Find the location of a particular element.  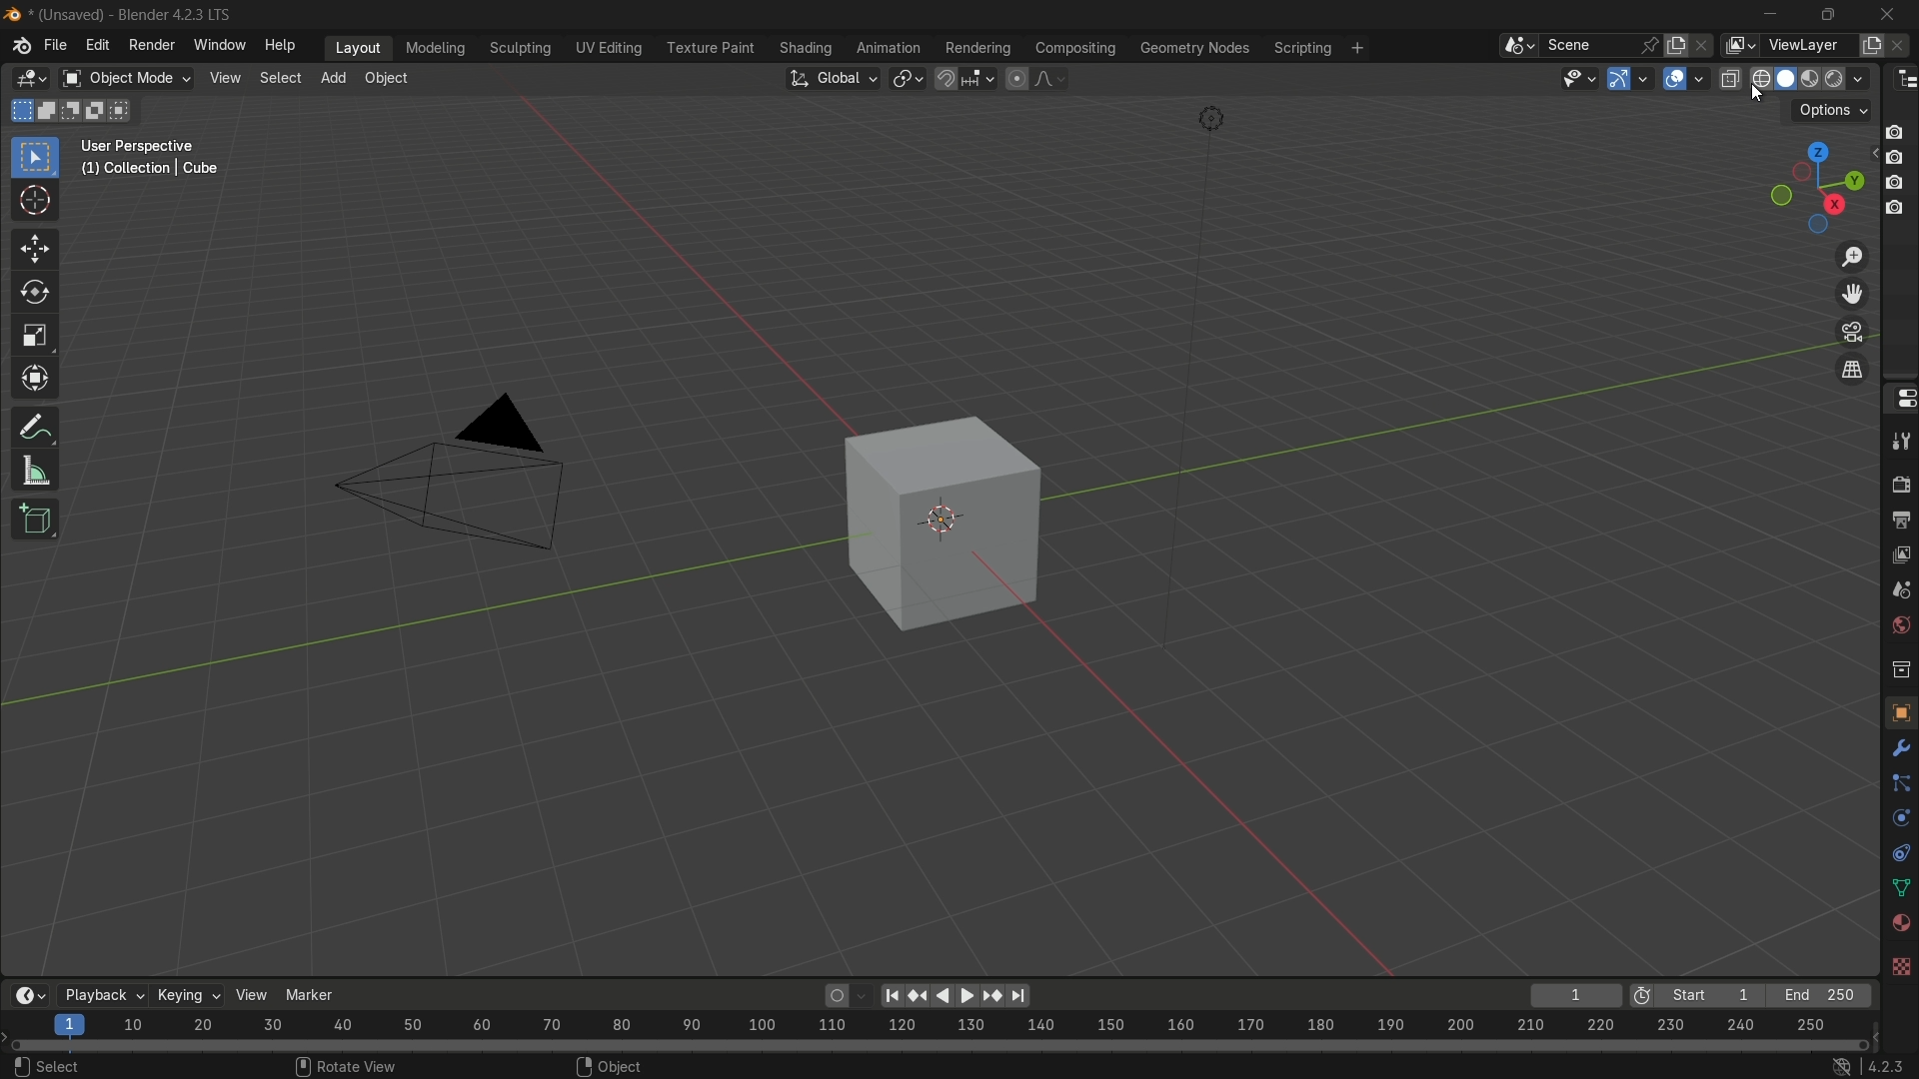

shift to set properties is located at coordinates (1900, 172).